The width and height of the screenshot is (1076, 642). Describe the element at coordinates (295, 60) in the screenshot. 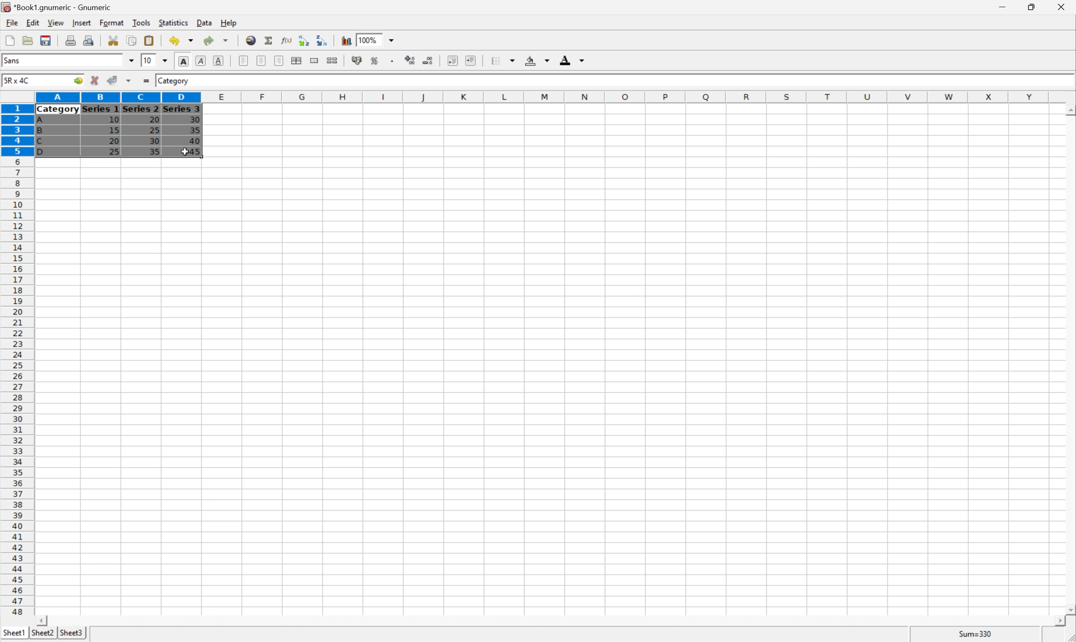

I see `Center horizontally across selection` at that location.